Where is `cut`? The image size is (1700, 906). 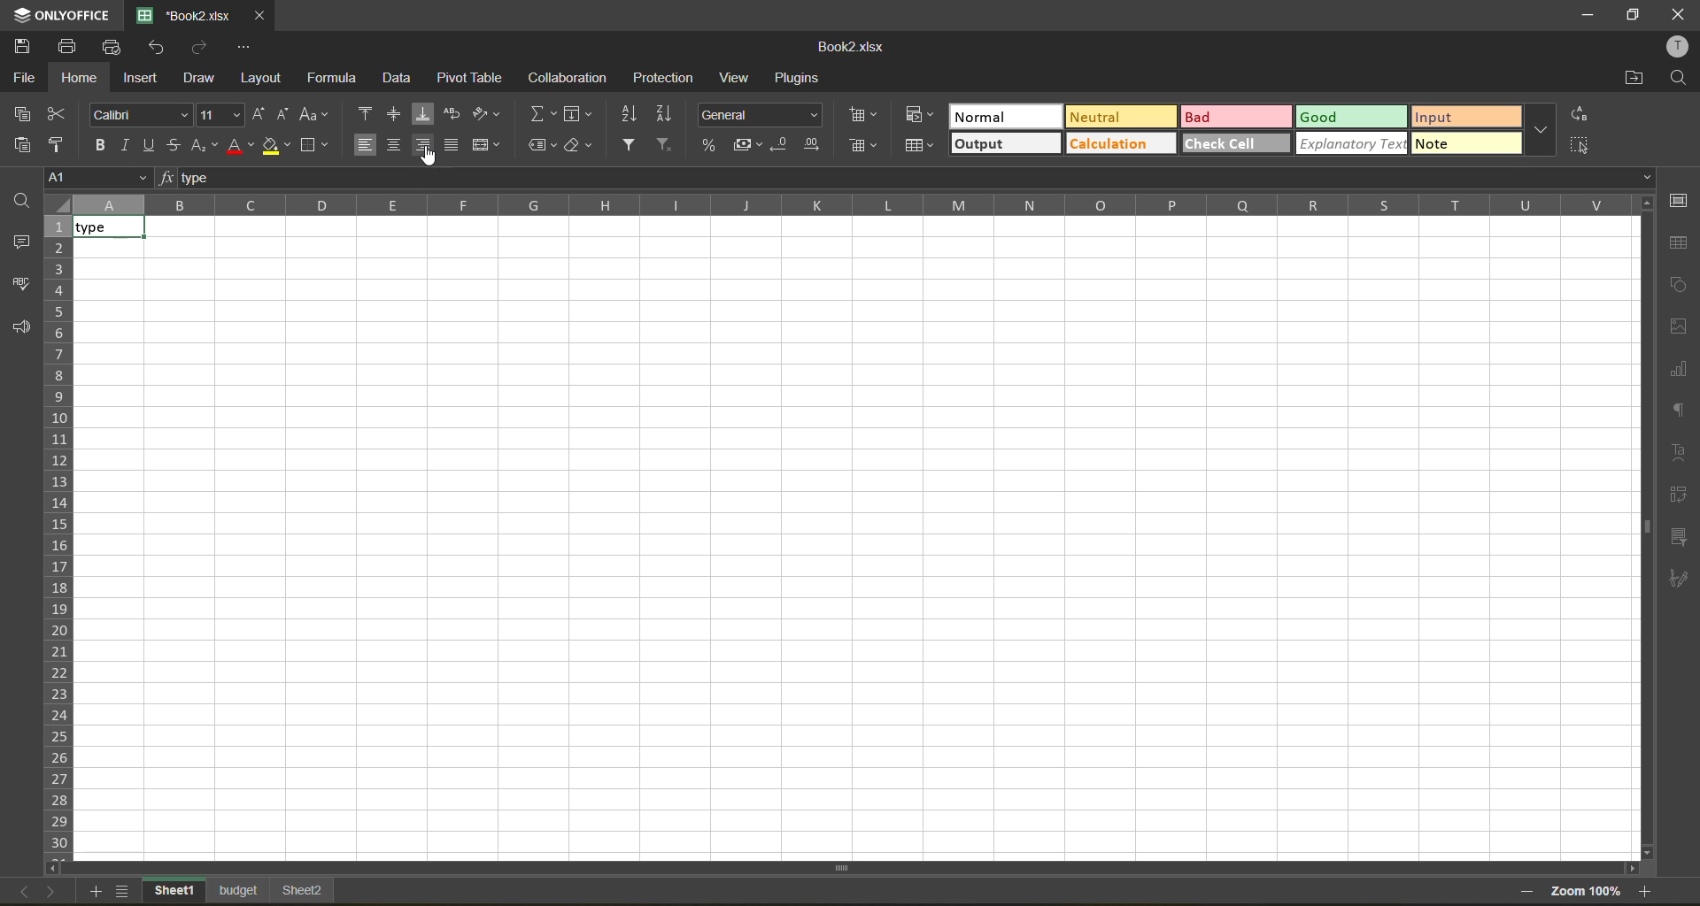
cut is located at coordinates (64, 117).